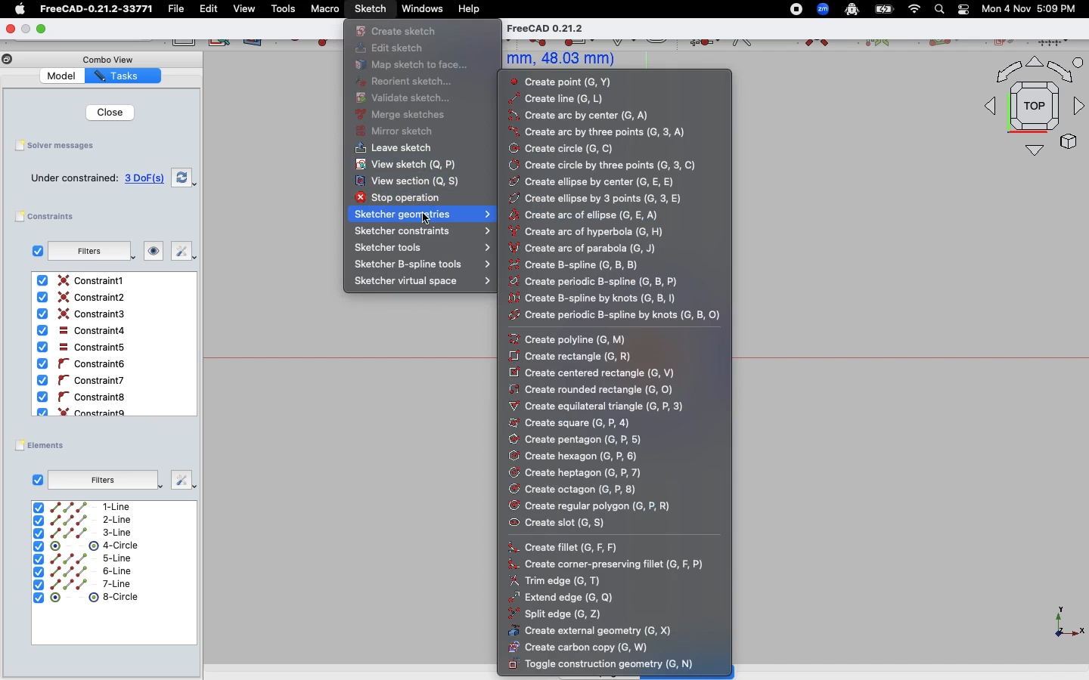 The height and width of the screenshot is (680, 1089). Describe the element at coordinates (569, 523) in the screenshot. I see `Create fillet (G, F, F)` at that location.